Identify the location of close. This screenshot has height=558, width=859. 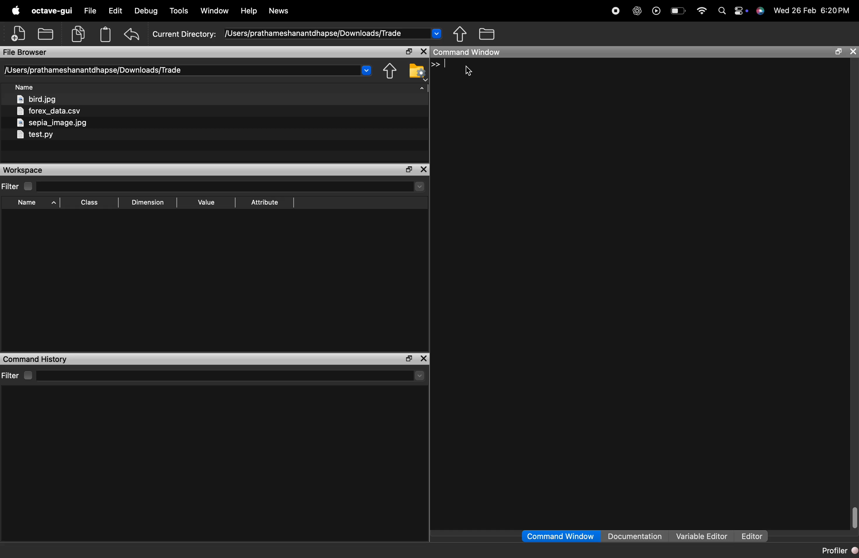
(424, 359).